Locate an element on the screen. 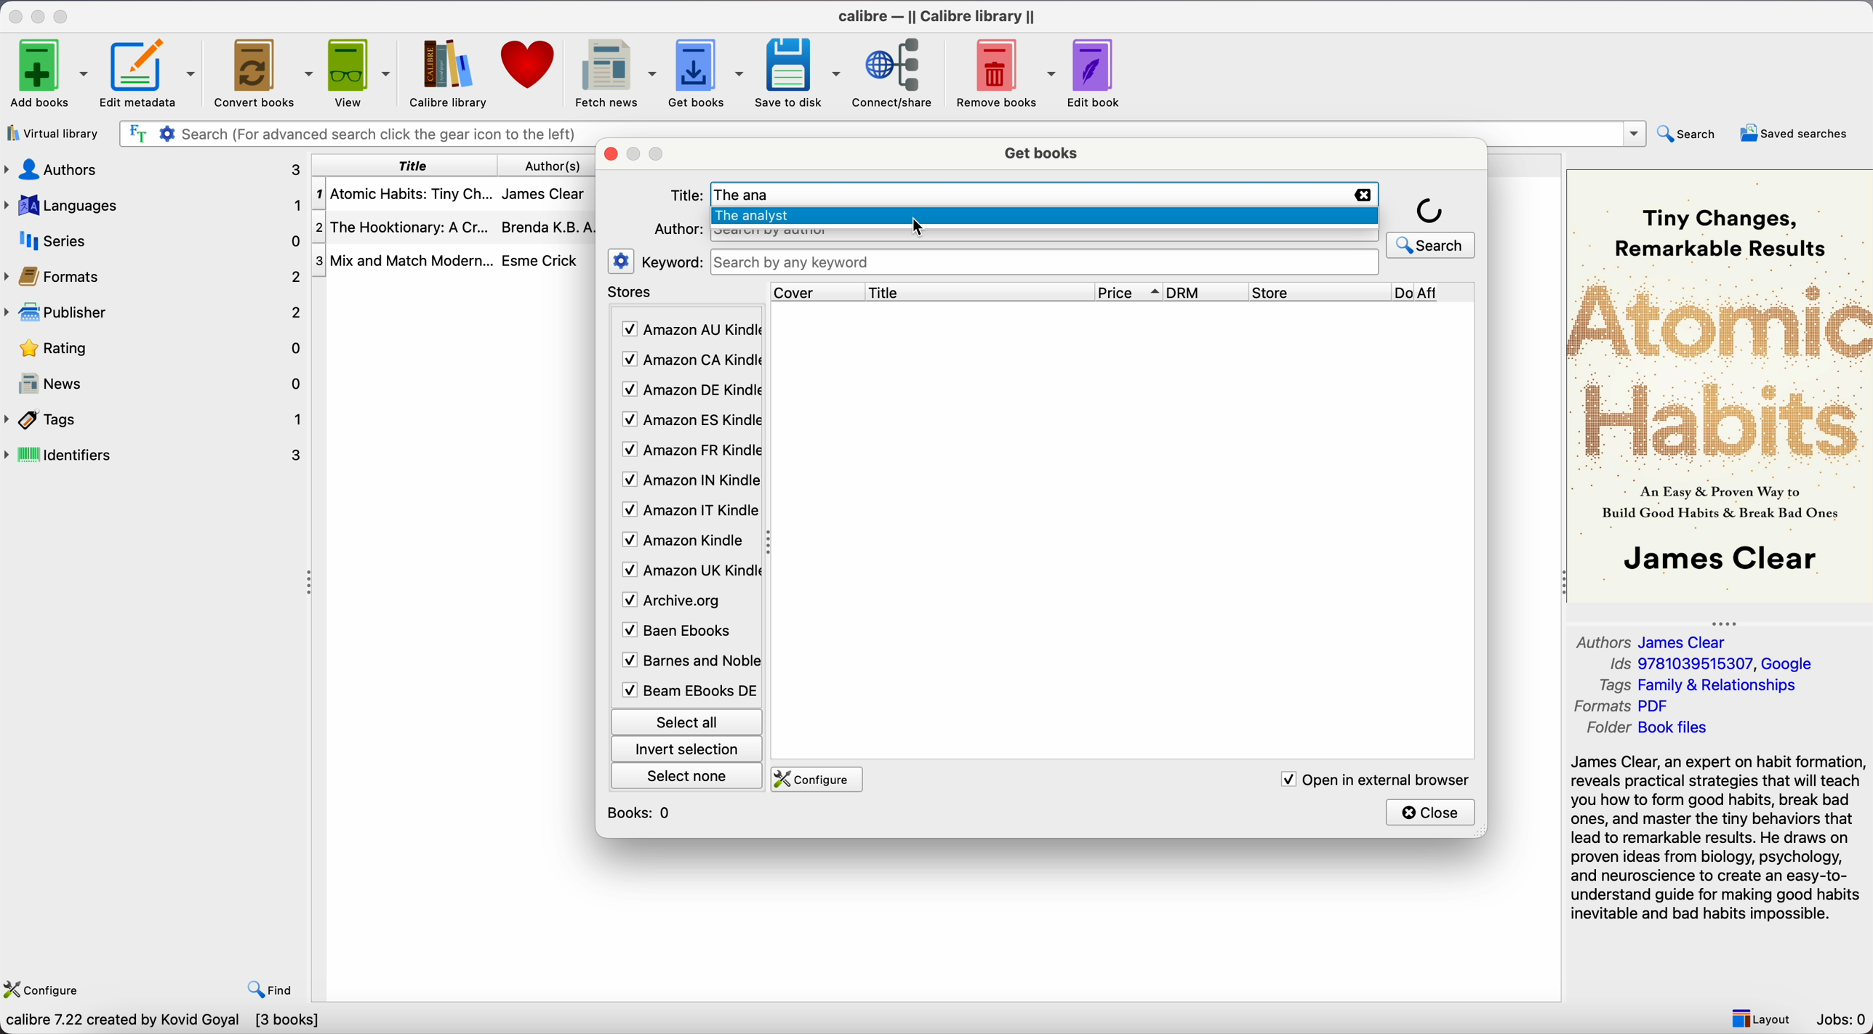 The image size is (1873, 1034). find is located at coordinates (274, 991).